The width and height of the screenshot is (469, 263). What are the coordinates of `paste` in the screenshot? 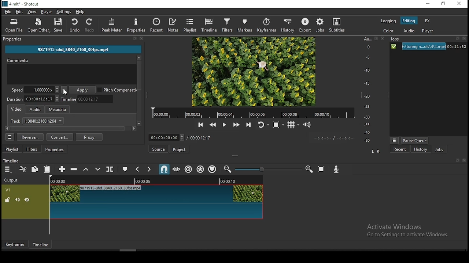 It's located at (47, 170).